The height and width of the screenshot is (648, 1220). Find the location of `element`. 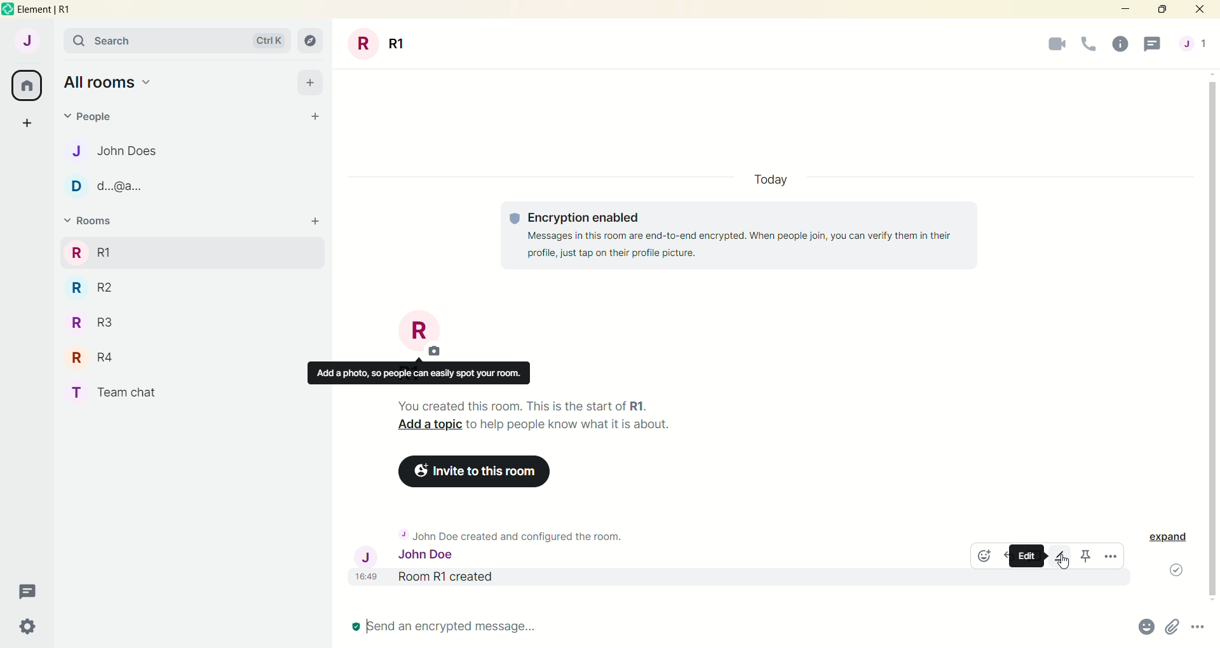

element is located at coordinates (56, 11).